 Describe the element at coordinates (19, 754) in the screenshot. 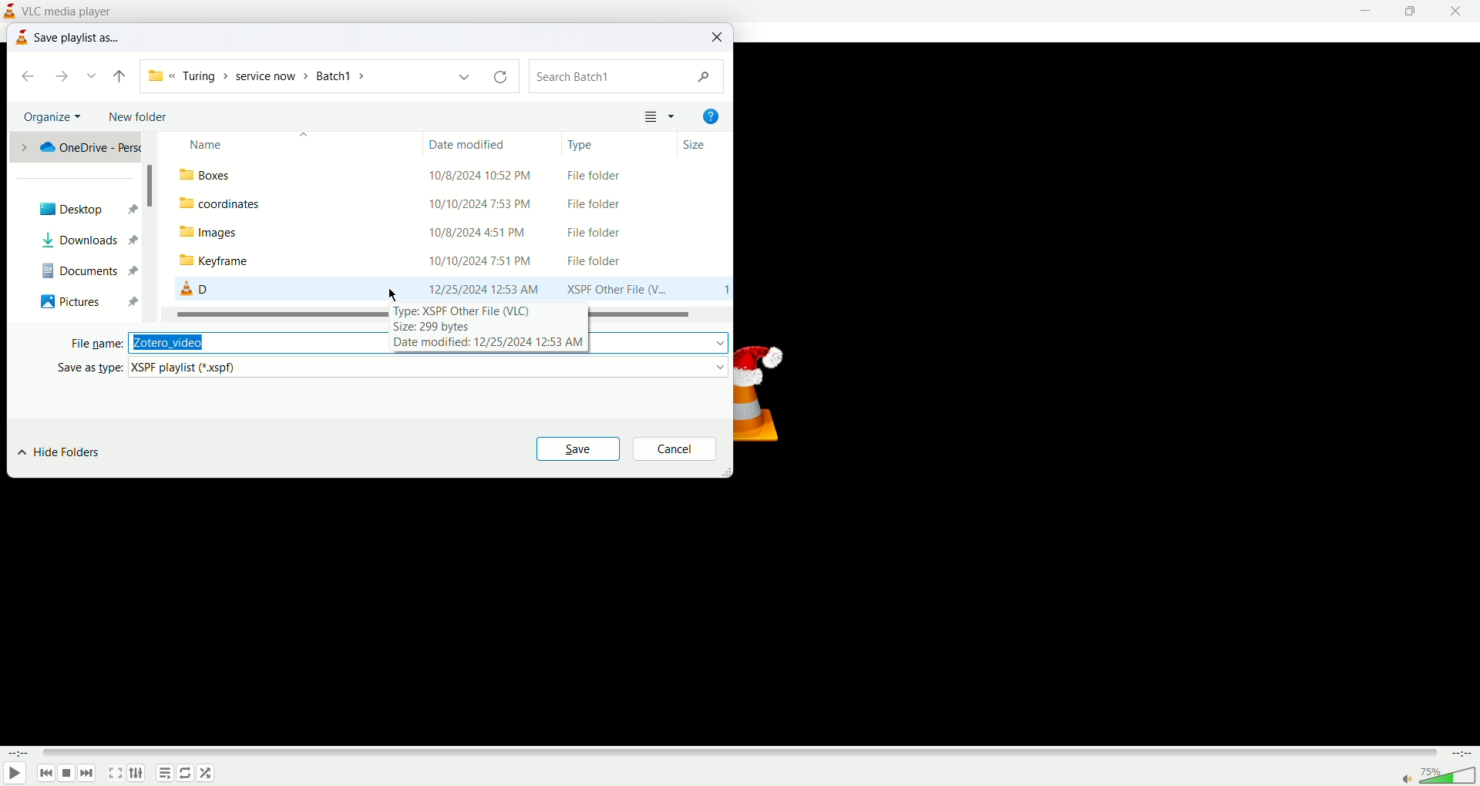

I see `elapsed time` at that location.